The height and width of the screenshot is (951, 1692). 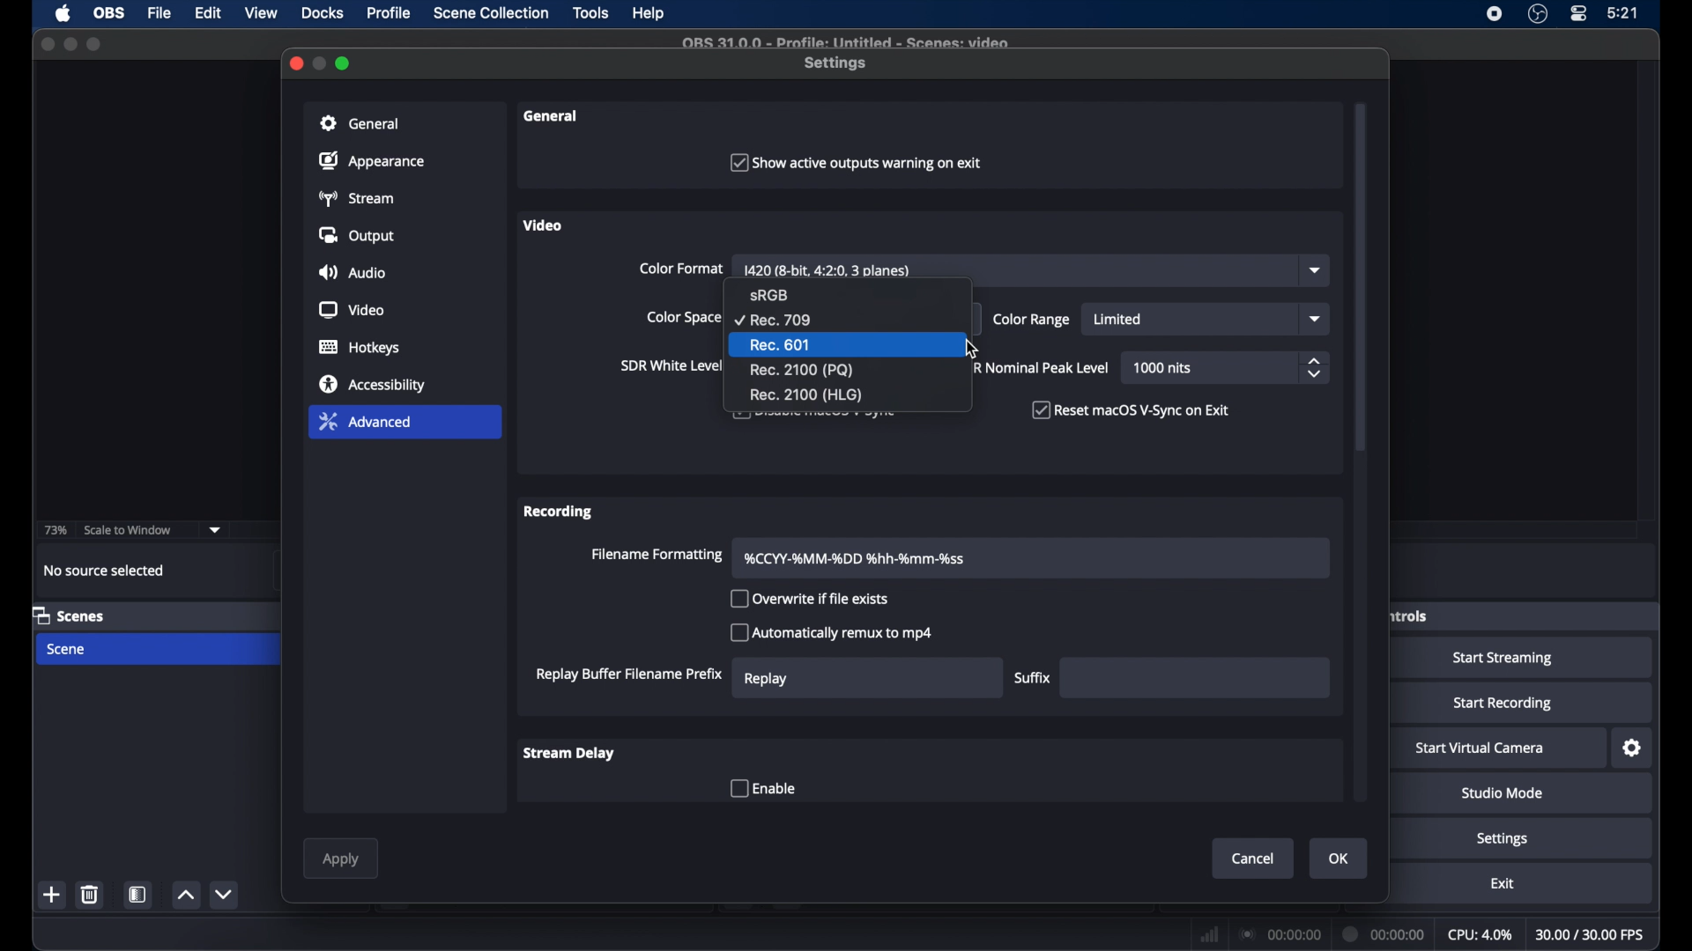 What do you see at coordinates (649, 14) in the screenshot?
I see `help` at bounding box center [649, 14].